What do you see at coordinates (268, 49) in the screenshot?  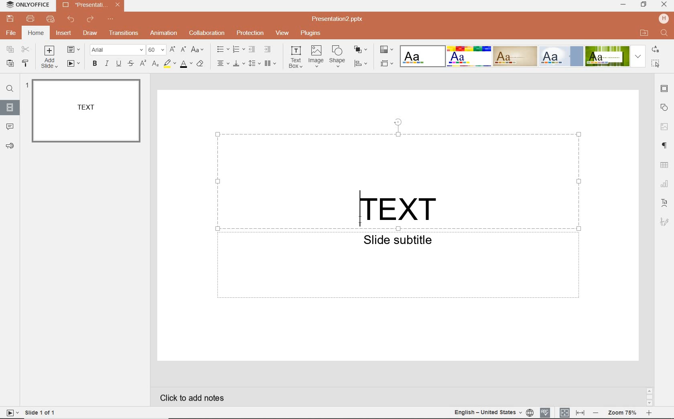 I see `INCREASE INDENT` at bounding box center [268, 49].